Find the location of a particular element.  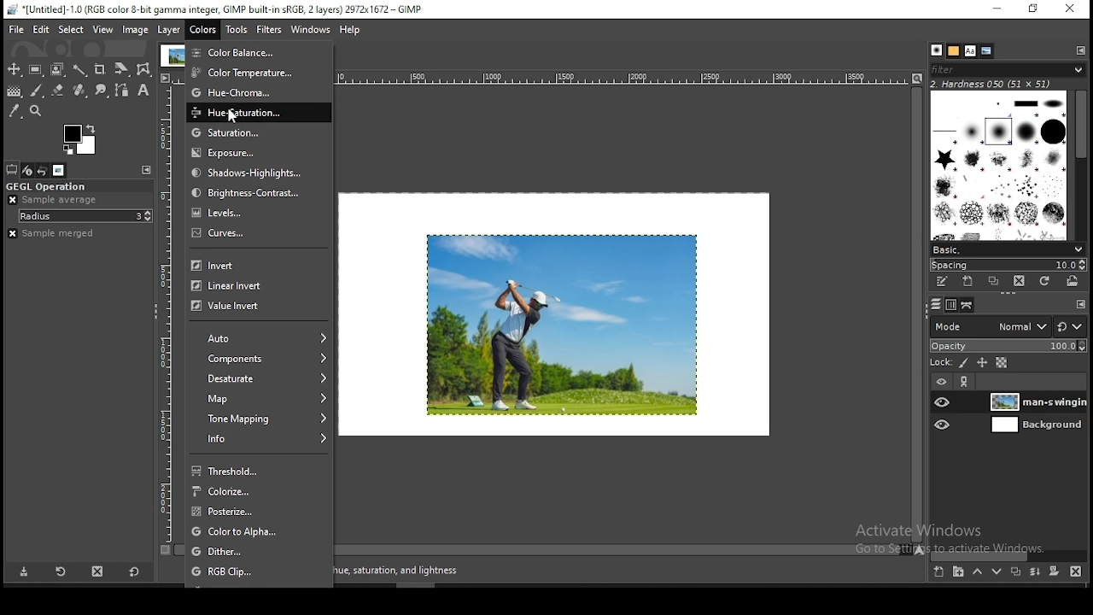

blend mode is located at coordinates (1008, 326).